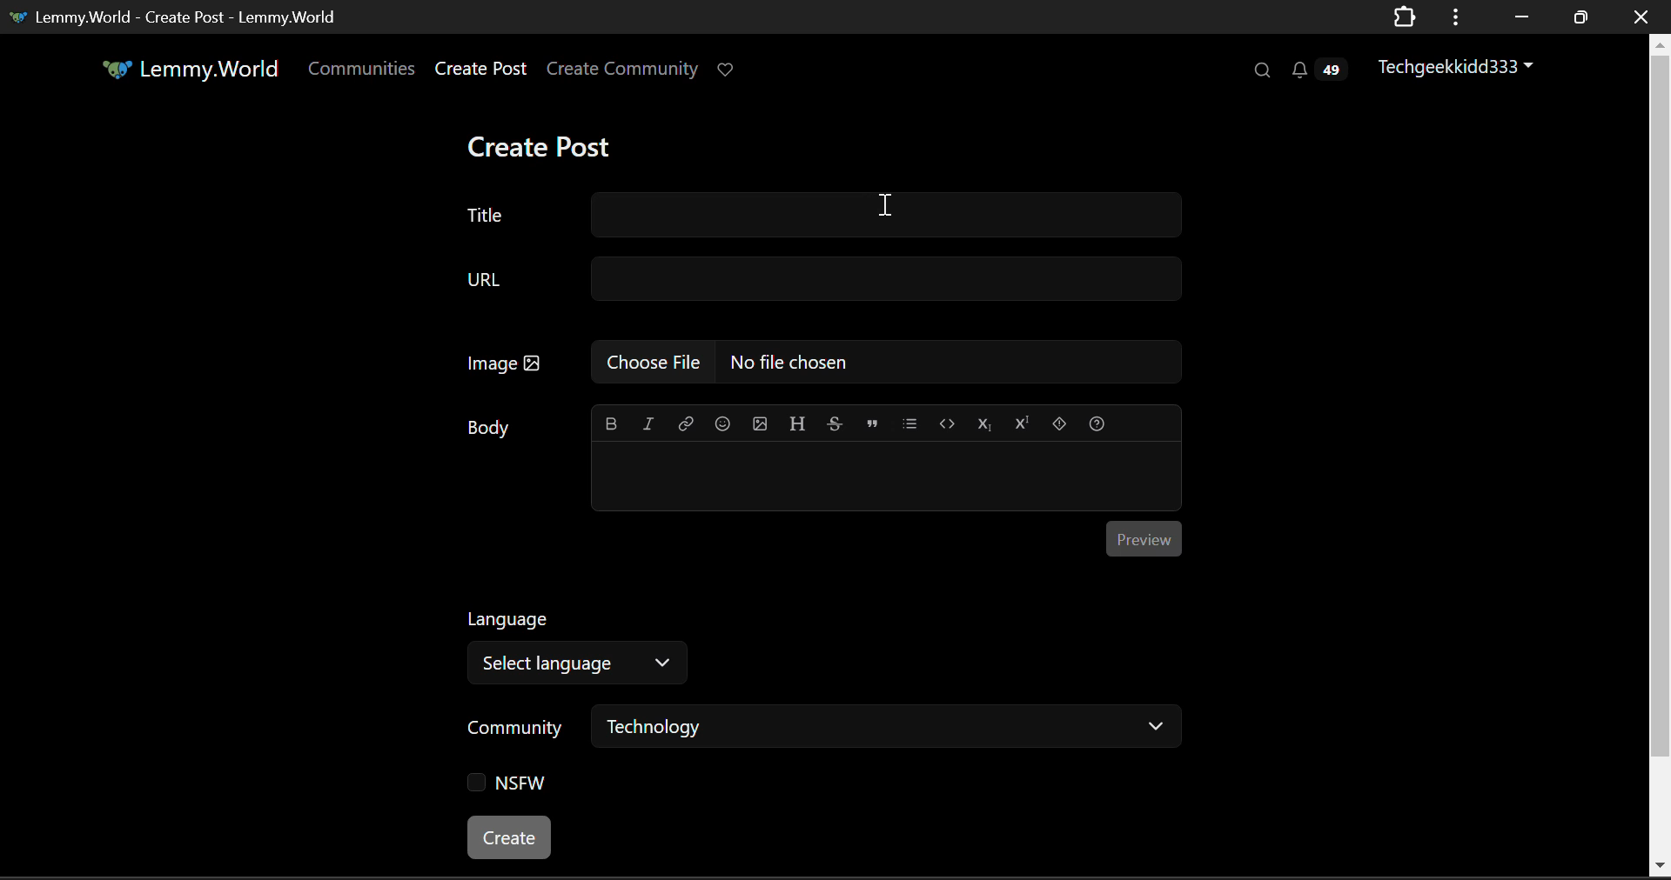 This screenshot has height=880, width=1671. I want to click on Bold, so click(610, 424).